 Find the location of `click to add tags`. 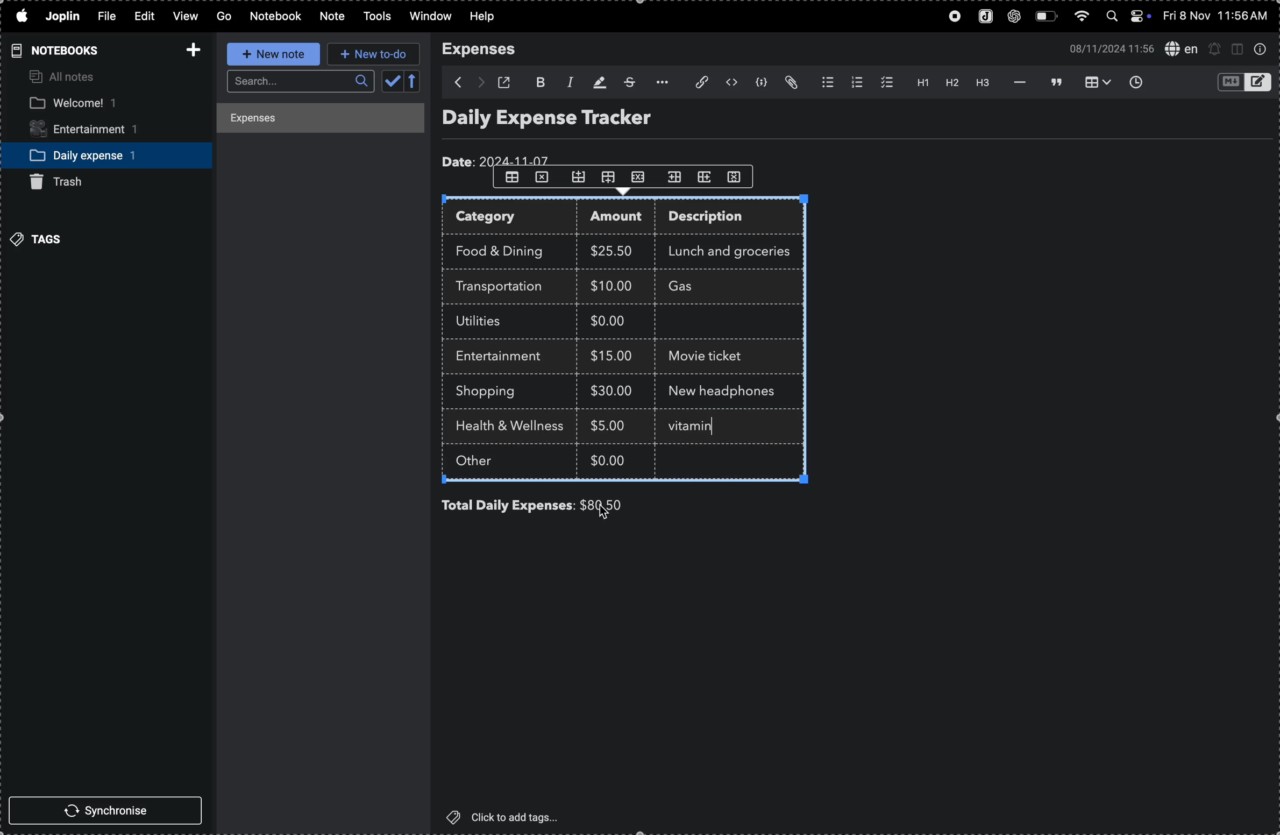

click to add tags is located at coordinates (509, 817).